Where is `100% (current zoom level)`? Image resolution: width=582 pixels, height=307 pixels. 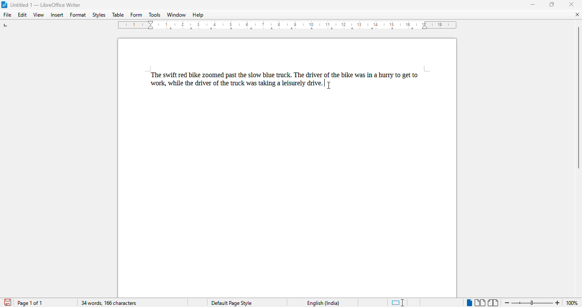
100% (current zoom level) is located at coordinates (573, 303).